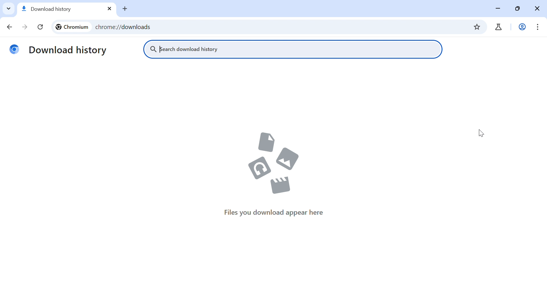 Image resolution: width=547 pixels, height=287 pixels. Describe the element at coordinates (14, 50) in the screenshot. I see `Chromium icon` at that location.